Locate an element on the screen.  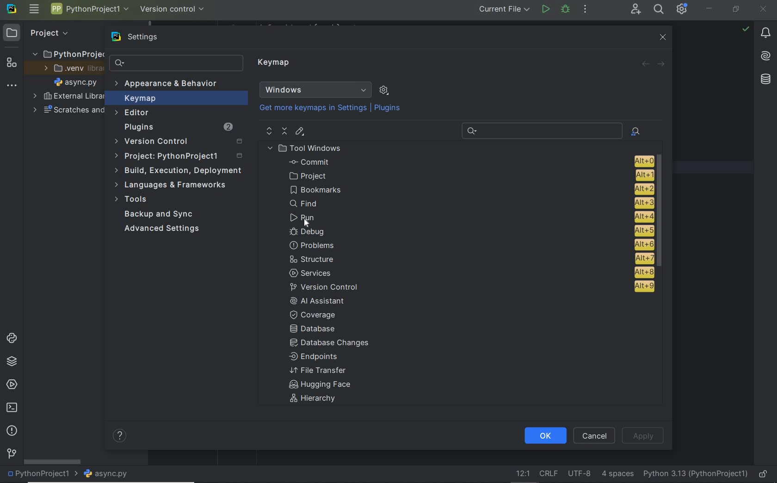
close is located at coordinates (764, 8).